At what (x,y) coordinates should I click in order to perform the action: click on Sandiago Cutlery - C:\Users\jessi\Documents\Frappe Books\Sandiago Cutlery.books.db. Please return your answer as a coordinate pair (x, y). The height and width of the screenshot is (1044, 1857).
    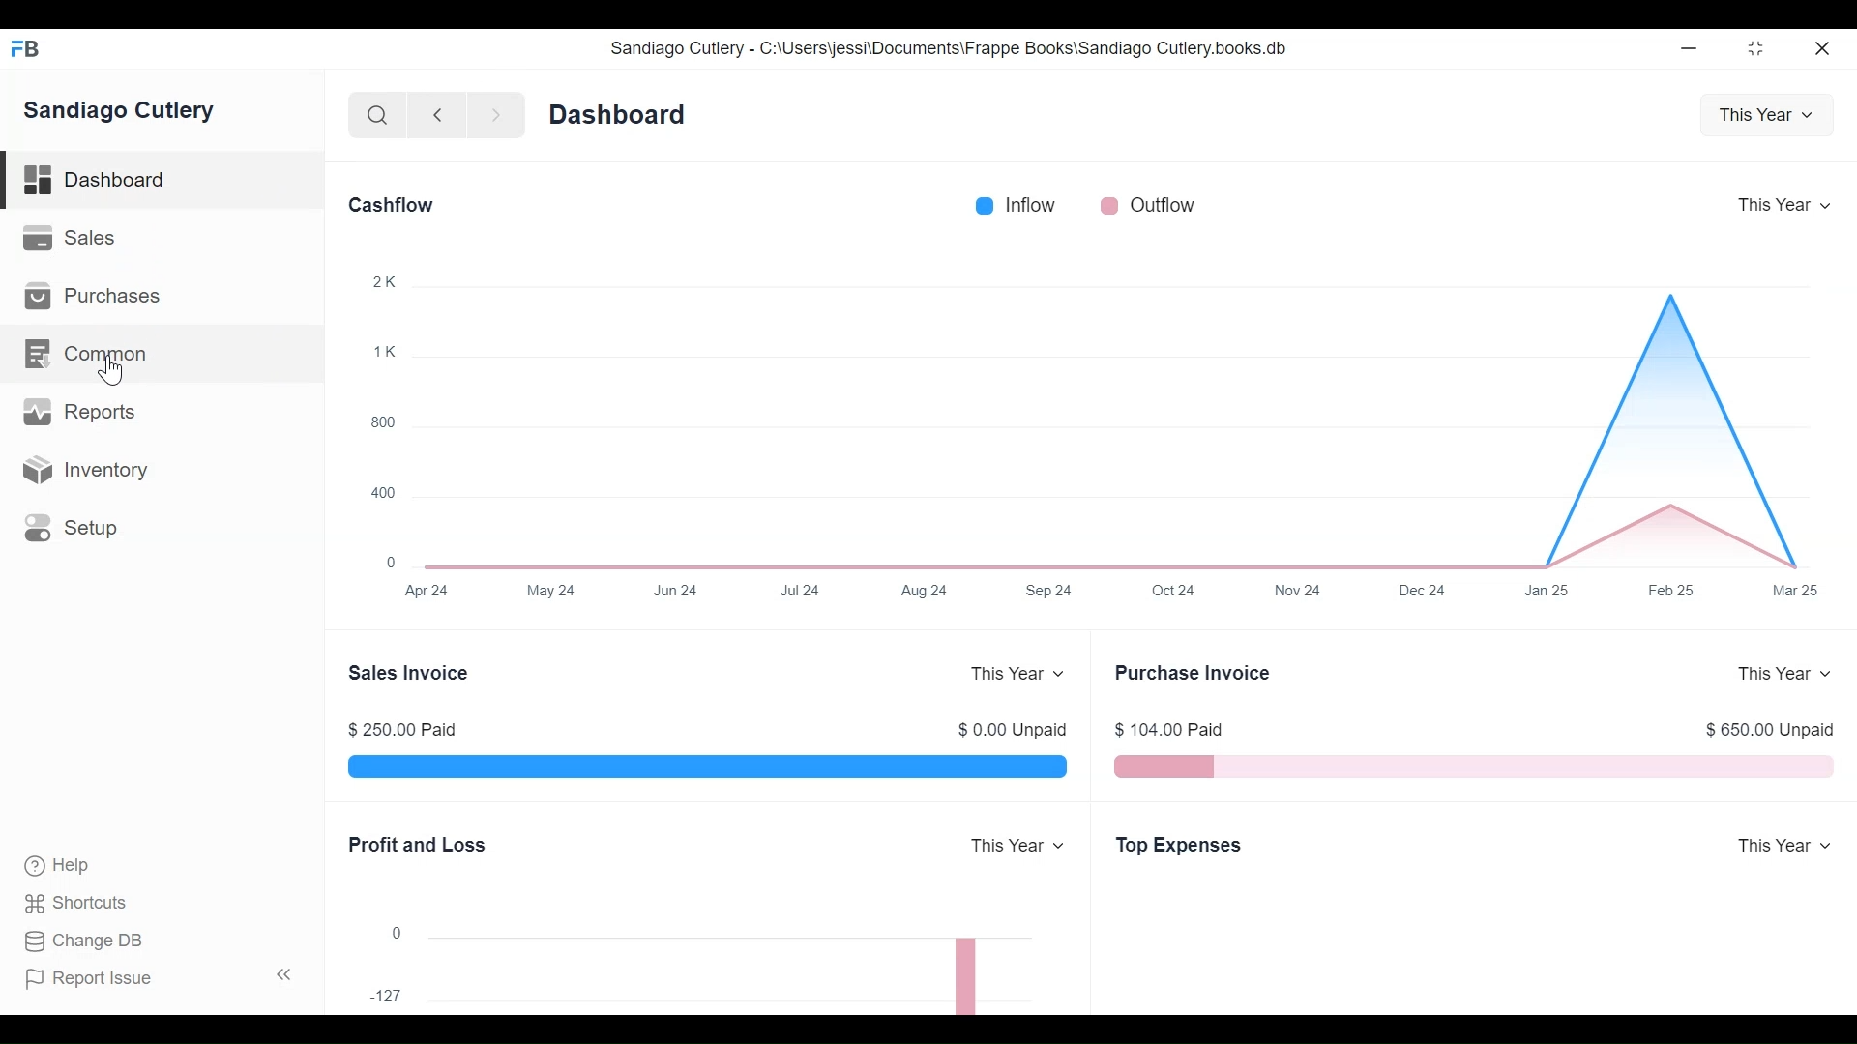
    Looking at the image, I should click on (955, 47).